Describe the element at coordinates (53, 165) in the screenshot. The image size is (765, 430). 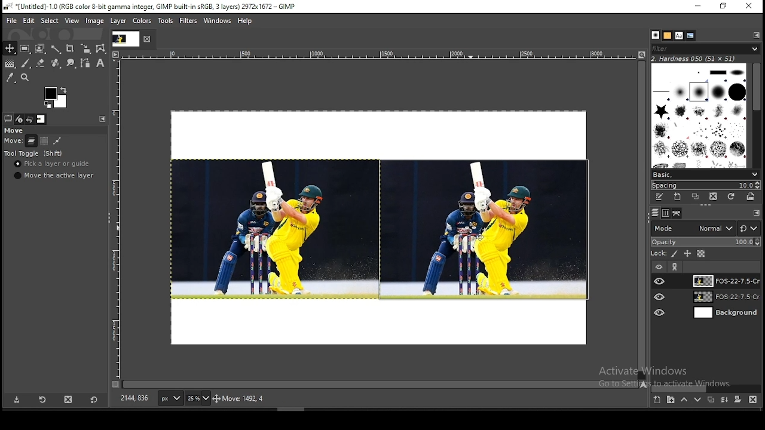
I see `pick a layer or guide` at that location.